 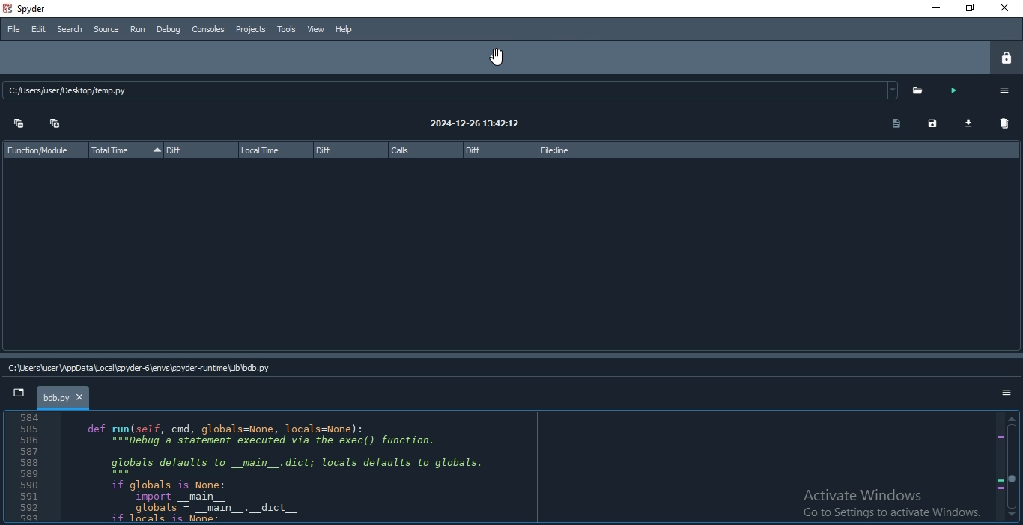 I want to click on local time, so click(x=276, y=150).